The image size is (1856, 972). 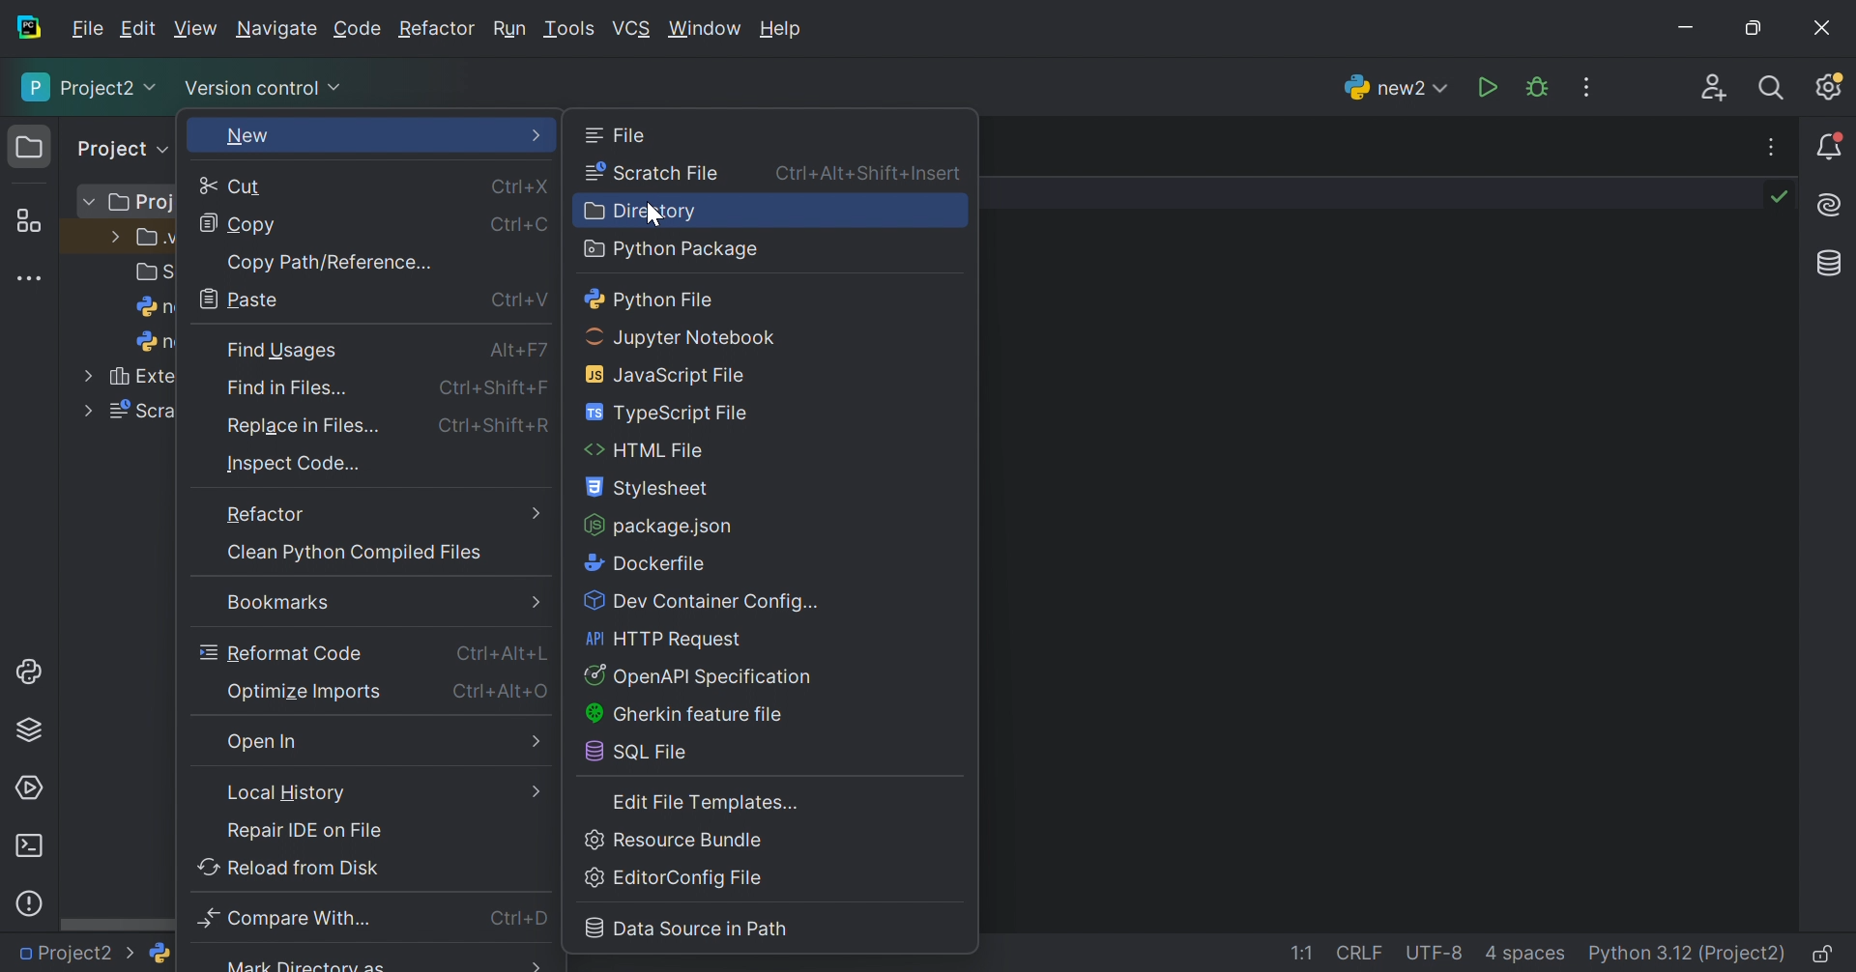 I want to click on Jupyter notebook, so click(x=682, y=337).